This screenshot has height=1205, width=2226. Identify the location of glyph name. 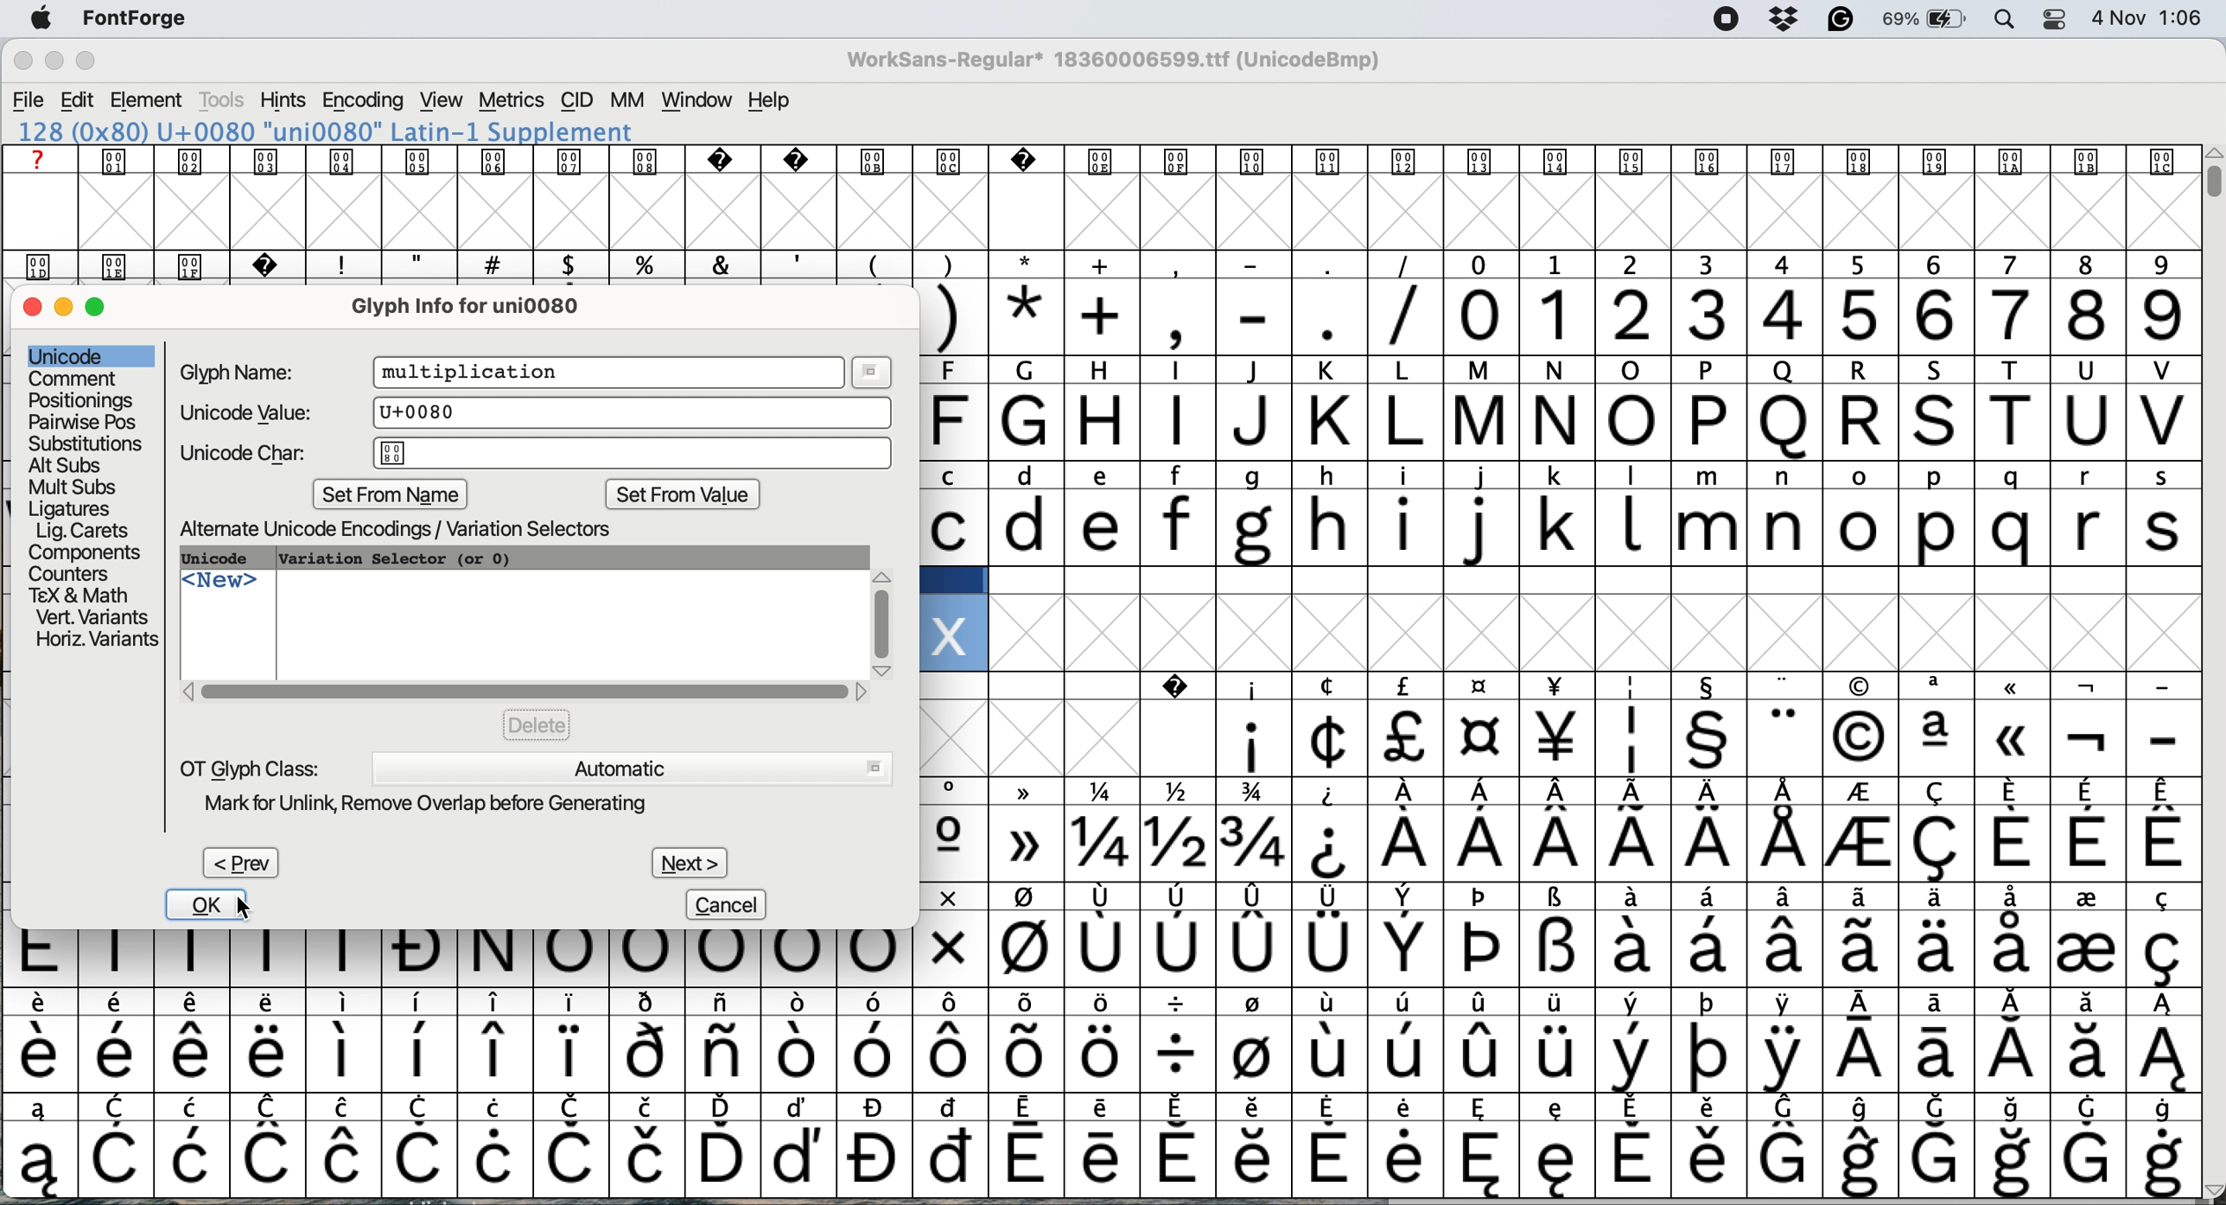
(242, 372).